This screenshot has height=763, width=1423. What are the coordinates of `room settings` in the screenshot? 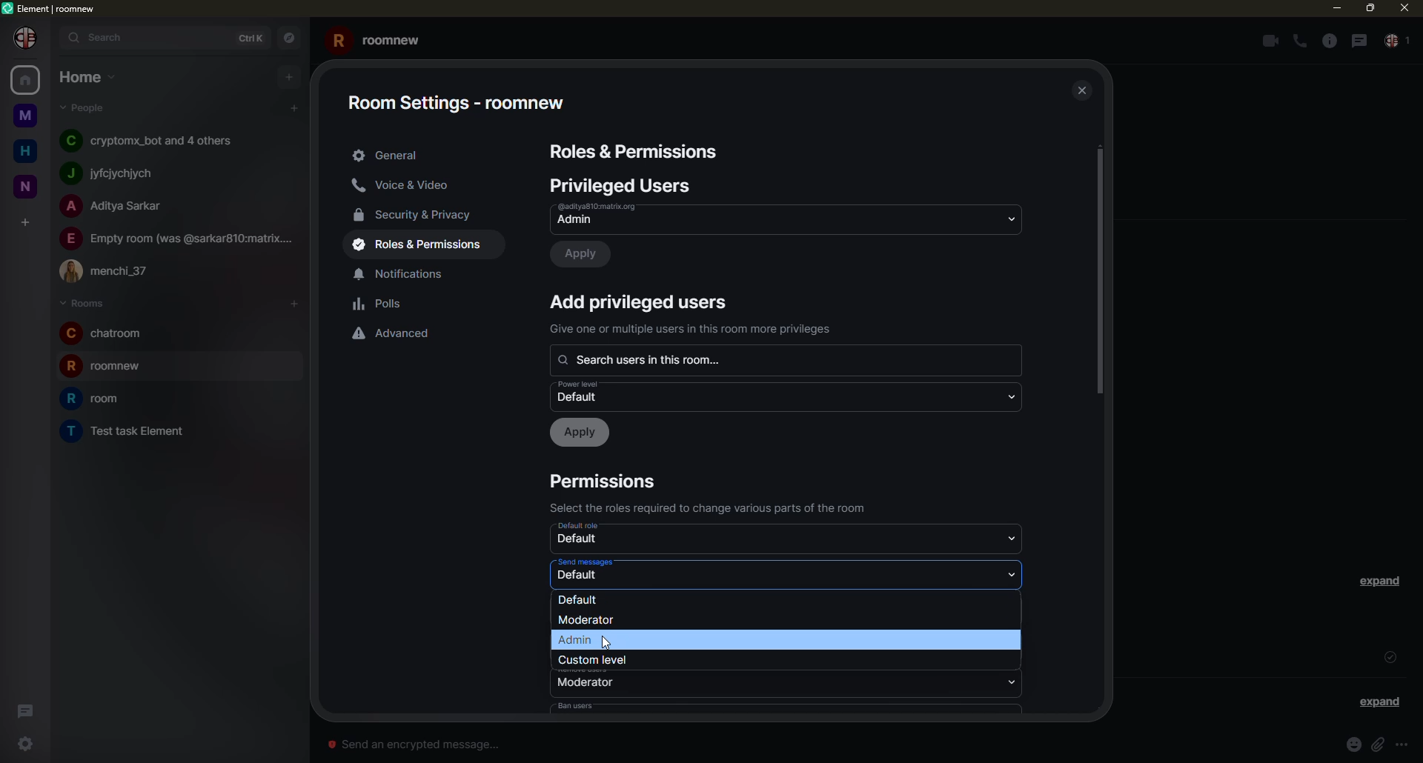 It's located at (463, 98).